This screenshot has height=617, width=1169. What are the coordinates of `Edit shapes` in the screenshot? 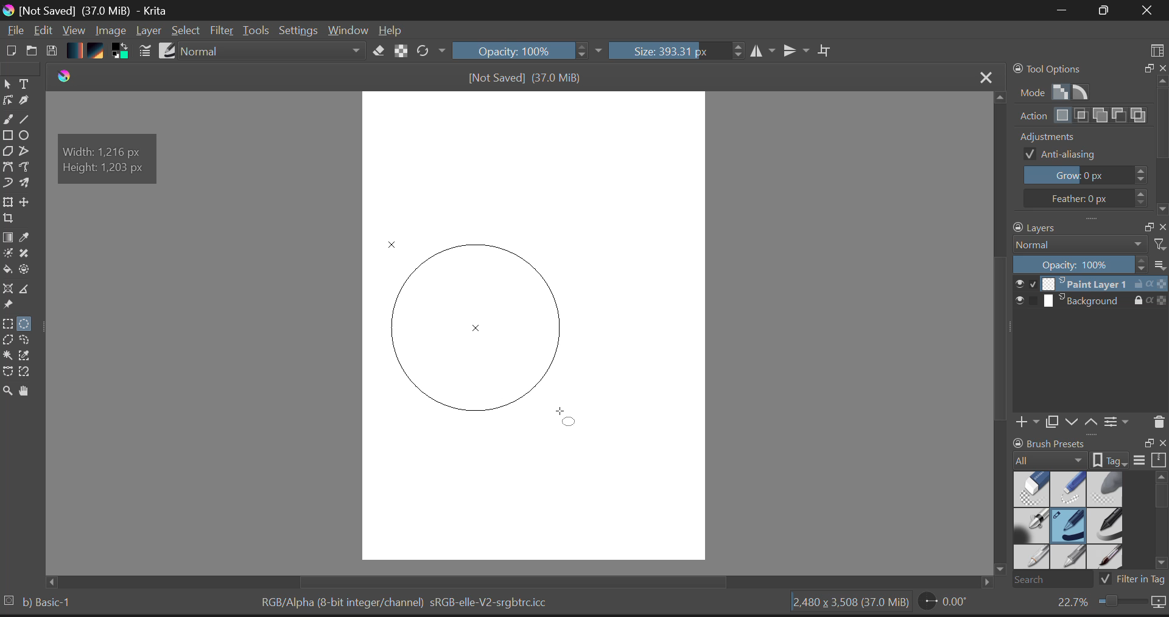 It's located at (7, 102).